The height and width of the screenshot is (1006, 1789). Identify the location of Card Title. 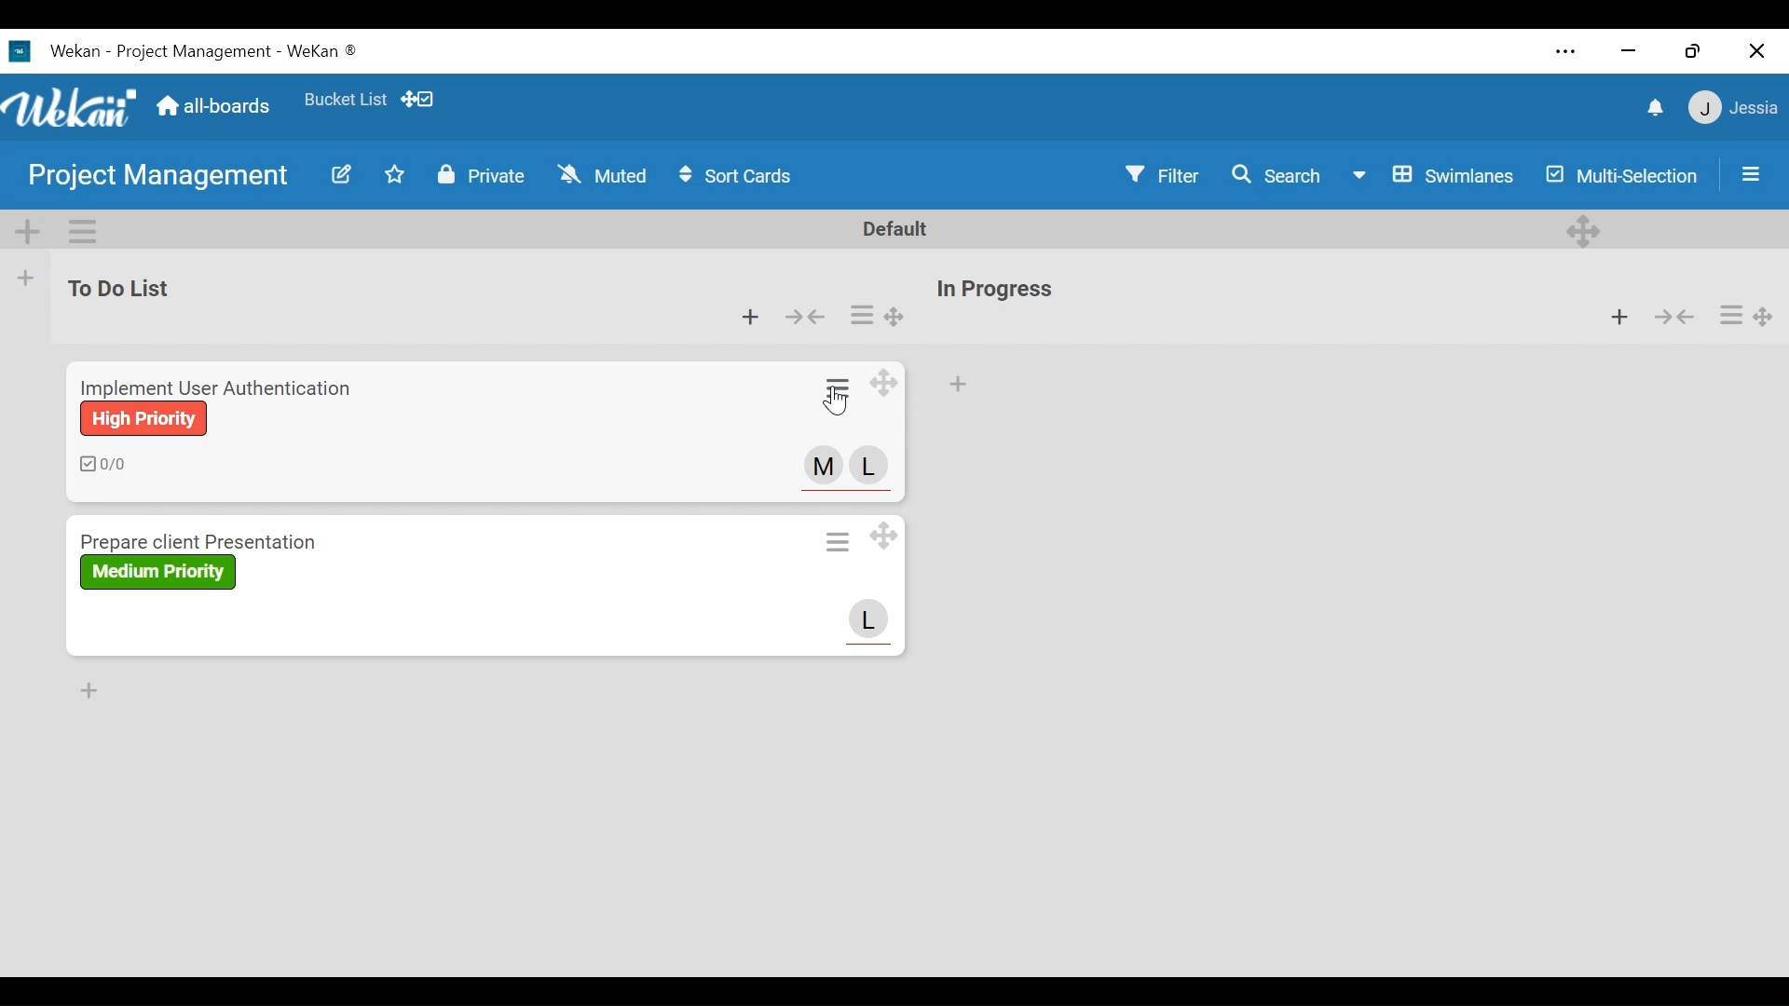
(221, 385).